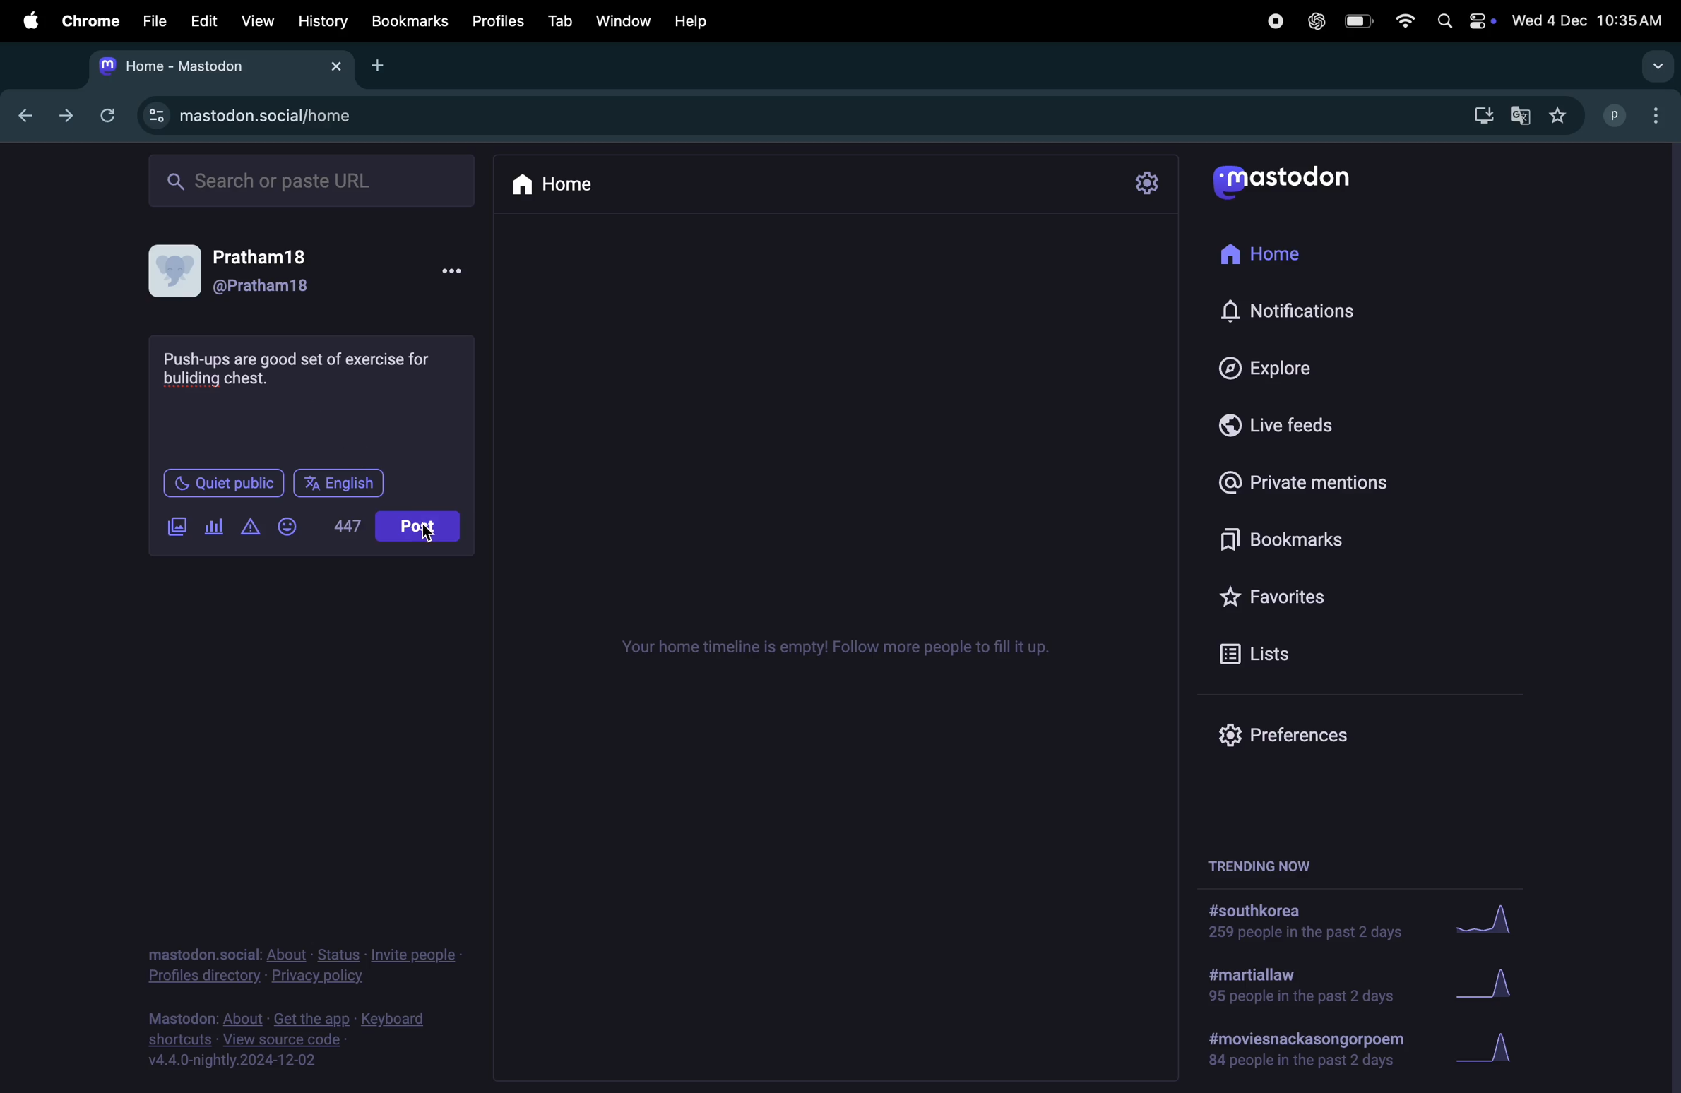  I want to click on apple menu, so click(23, 20).